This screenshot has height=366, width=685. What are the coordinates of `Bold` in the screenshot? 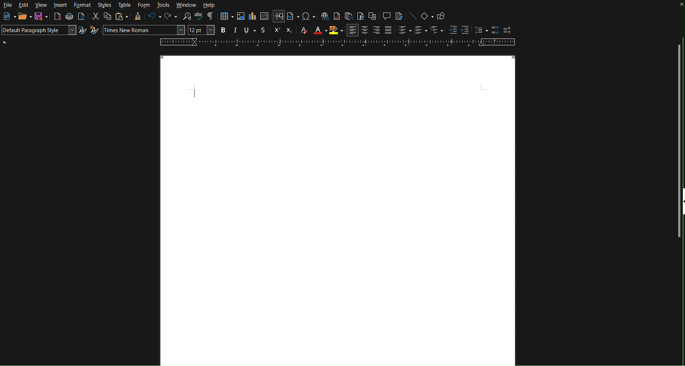 It's located at (224, 31).